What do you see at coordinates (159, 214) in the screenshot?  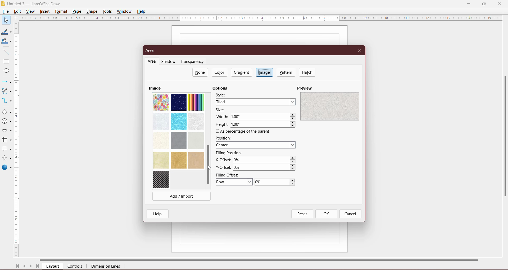 I see `Help` at bounding box center [159, 214].